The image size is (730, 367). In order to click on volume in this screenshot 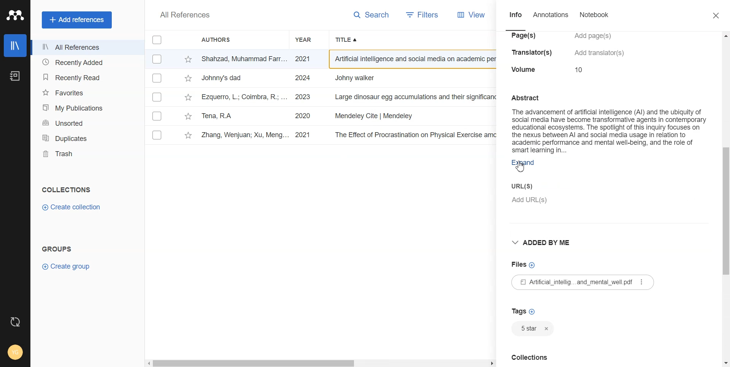, I will do `click(523, 69)`.